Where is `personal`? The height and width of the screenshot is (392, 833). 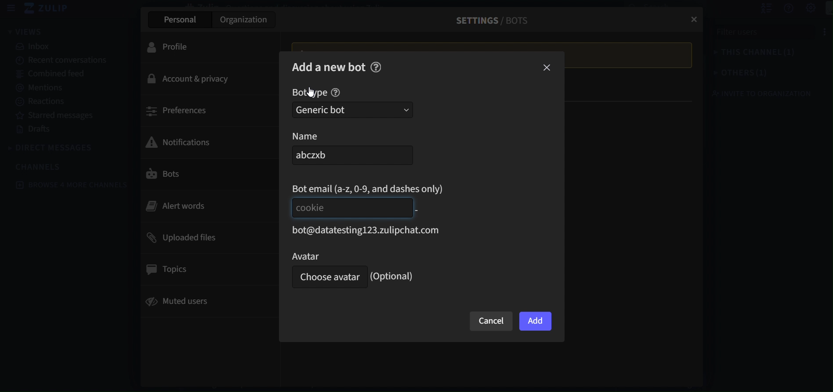
personal is located at coordinates (178, 20).